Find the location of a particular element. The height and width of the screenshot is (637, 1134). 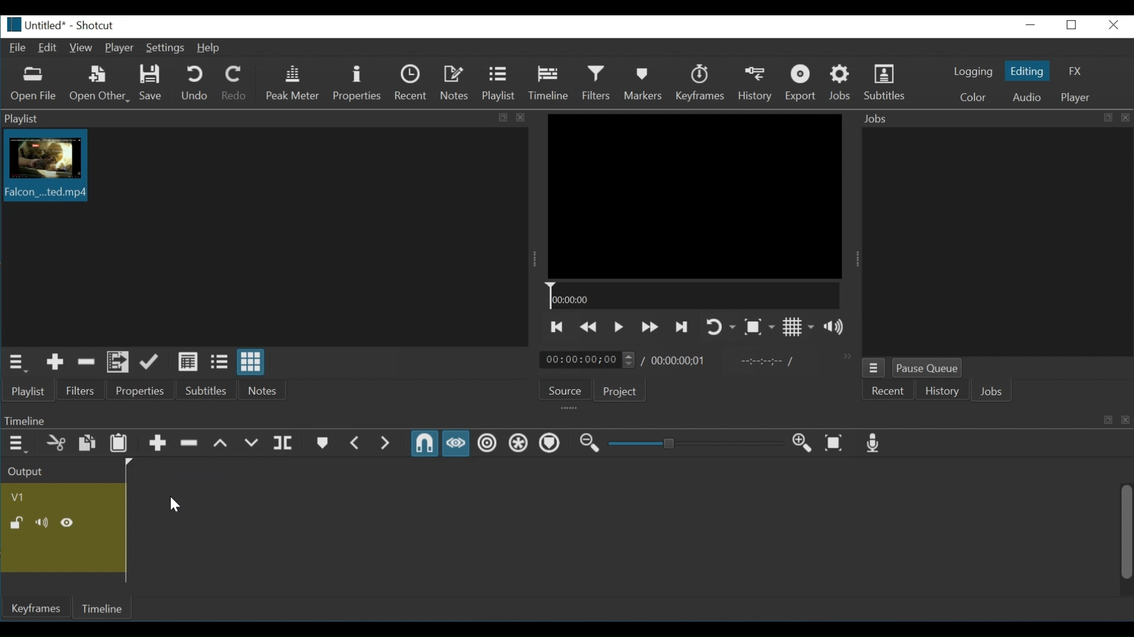

Properties is located at coordinates (357, 84).